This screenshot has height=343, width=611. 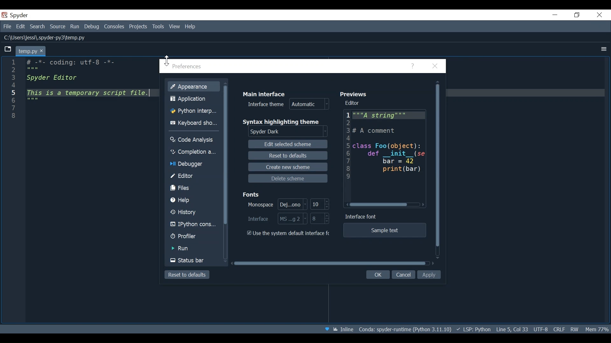 I want to click on Files, so click(x=193, y=188).